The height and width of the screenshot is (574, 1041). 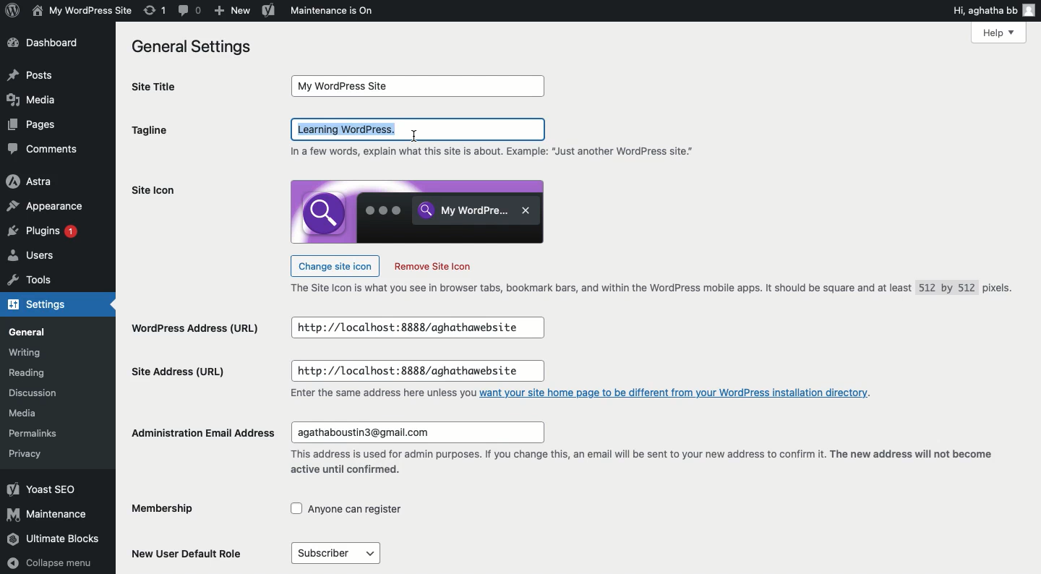 I want to click on Yoast, so click(x=41, y=489).